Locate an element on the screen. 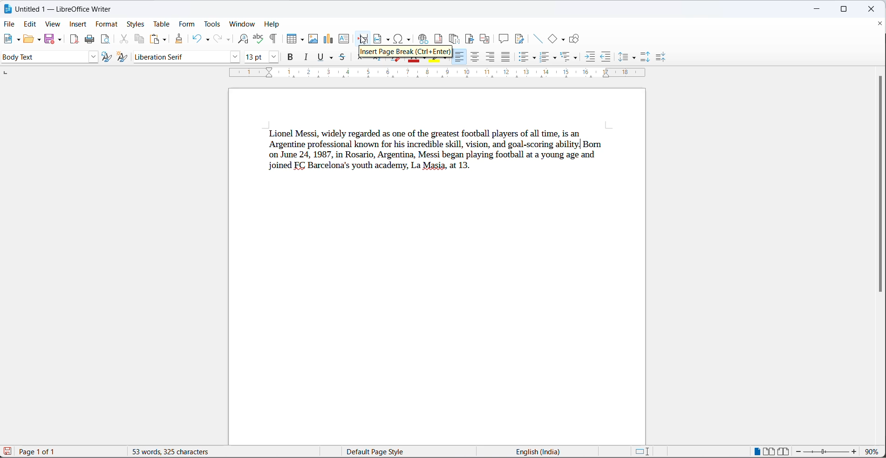 The image size is (886, 458). text align center is located at coordinates (475, 57).